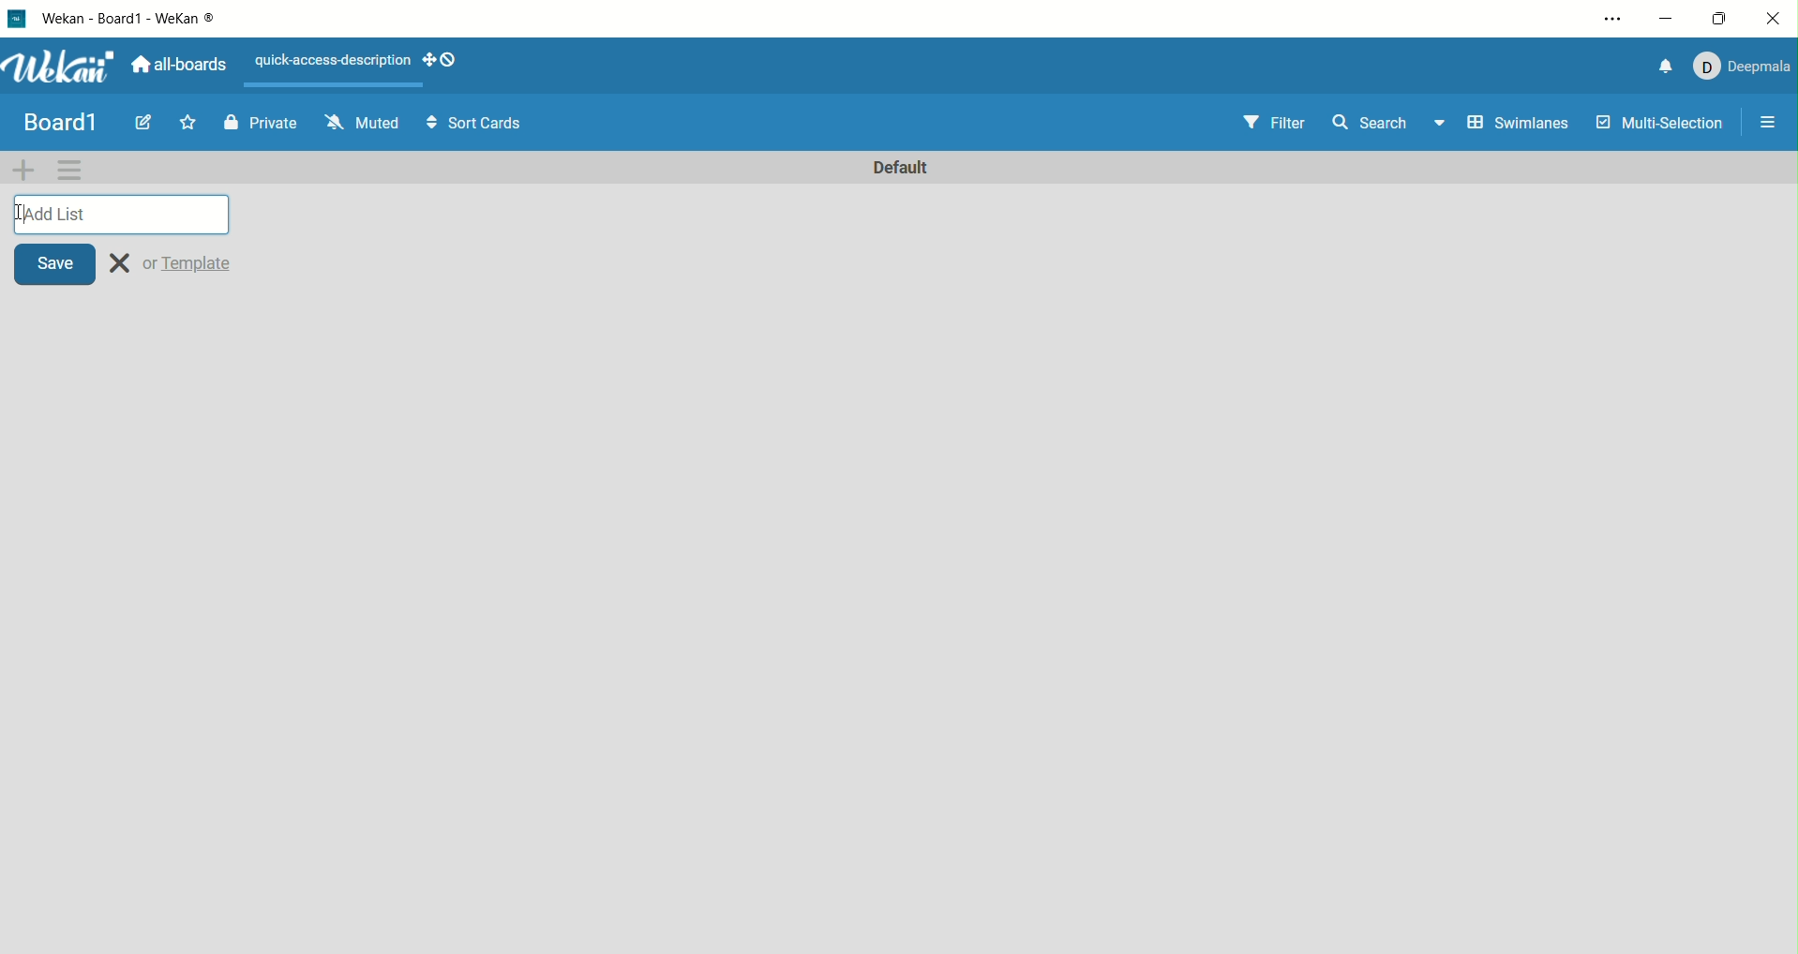  Describe the element at coordinates (1516, 126) in the screenshot. I see `swimlanes` at that location.